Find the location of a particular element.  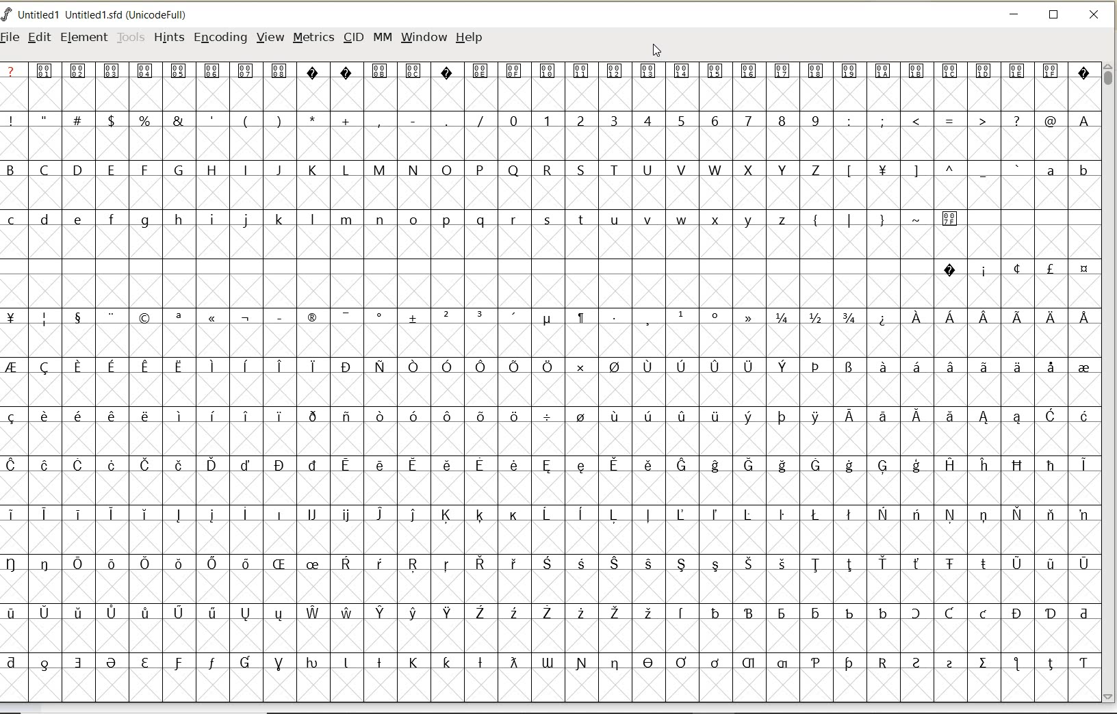

ENCODING is located at coordinates (220, 38).